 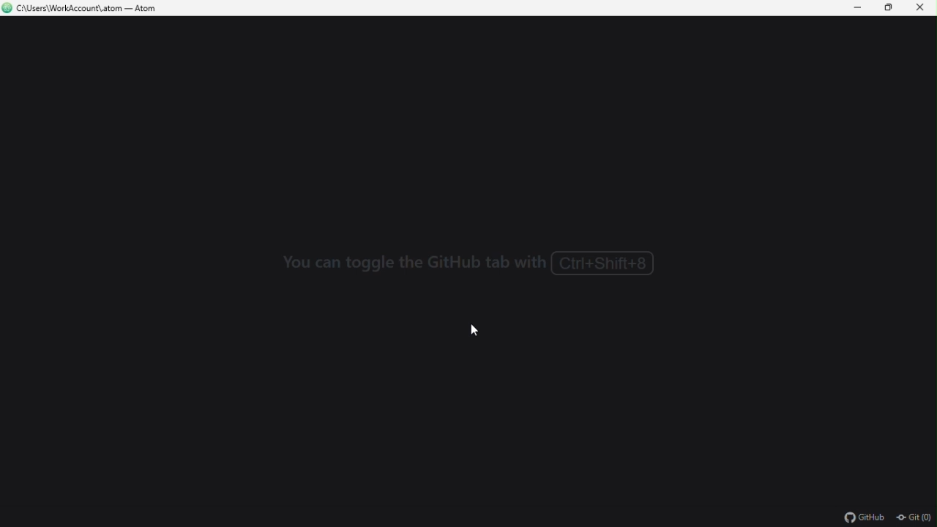 I want to click on text, so click(x=473, y=265).